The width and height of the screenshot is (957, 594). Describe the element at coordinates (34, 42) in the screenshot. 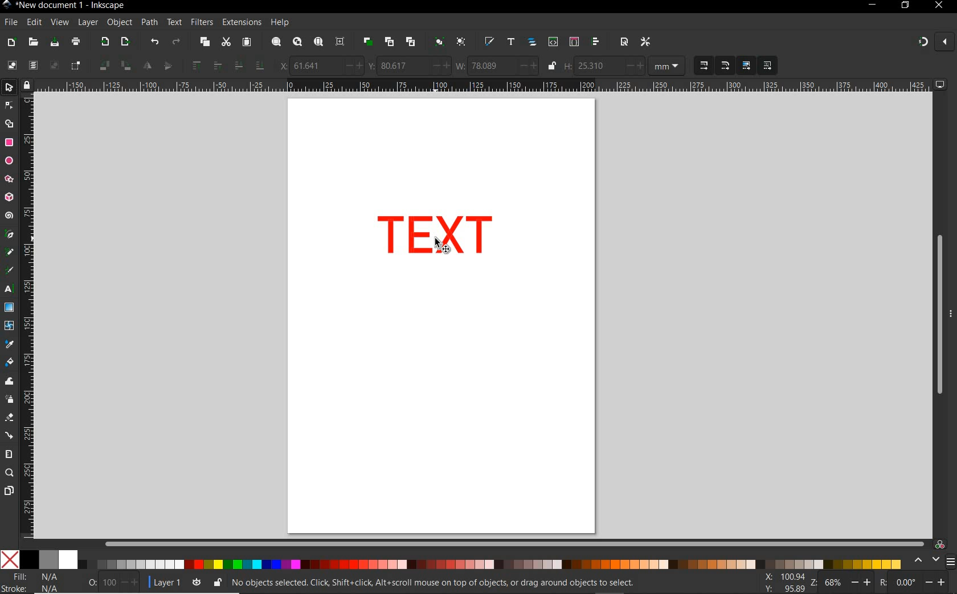

I see `open file dialog` at that location.